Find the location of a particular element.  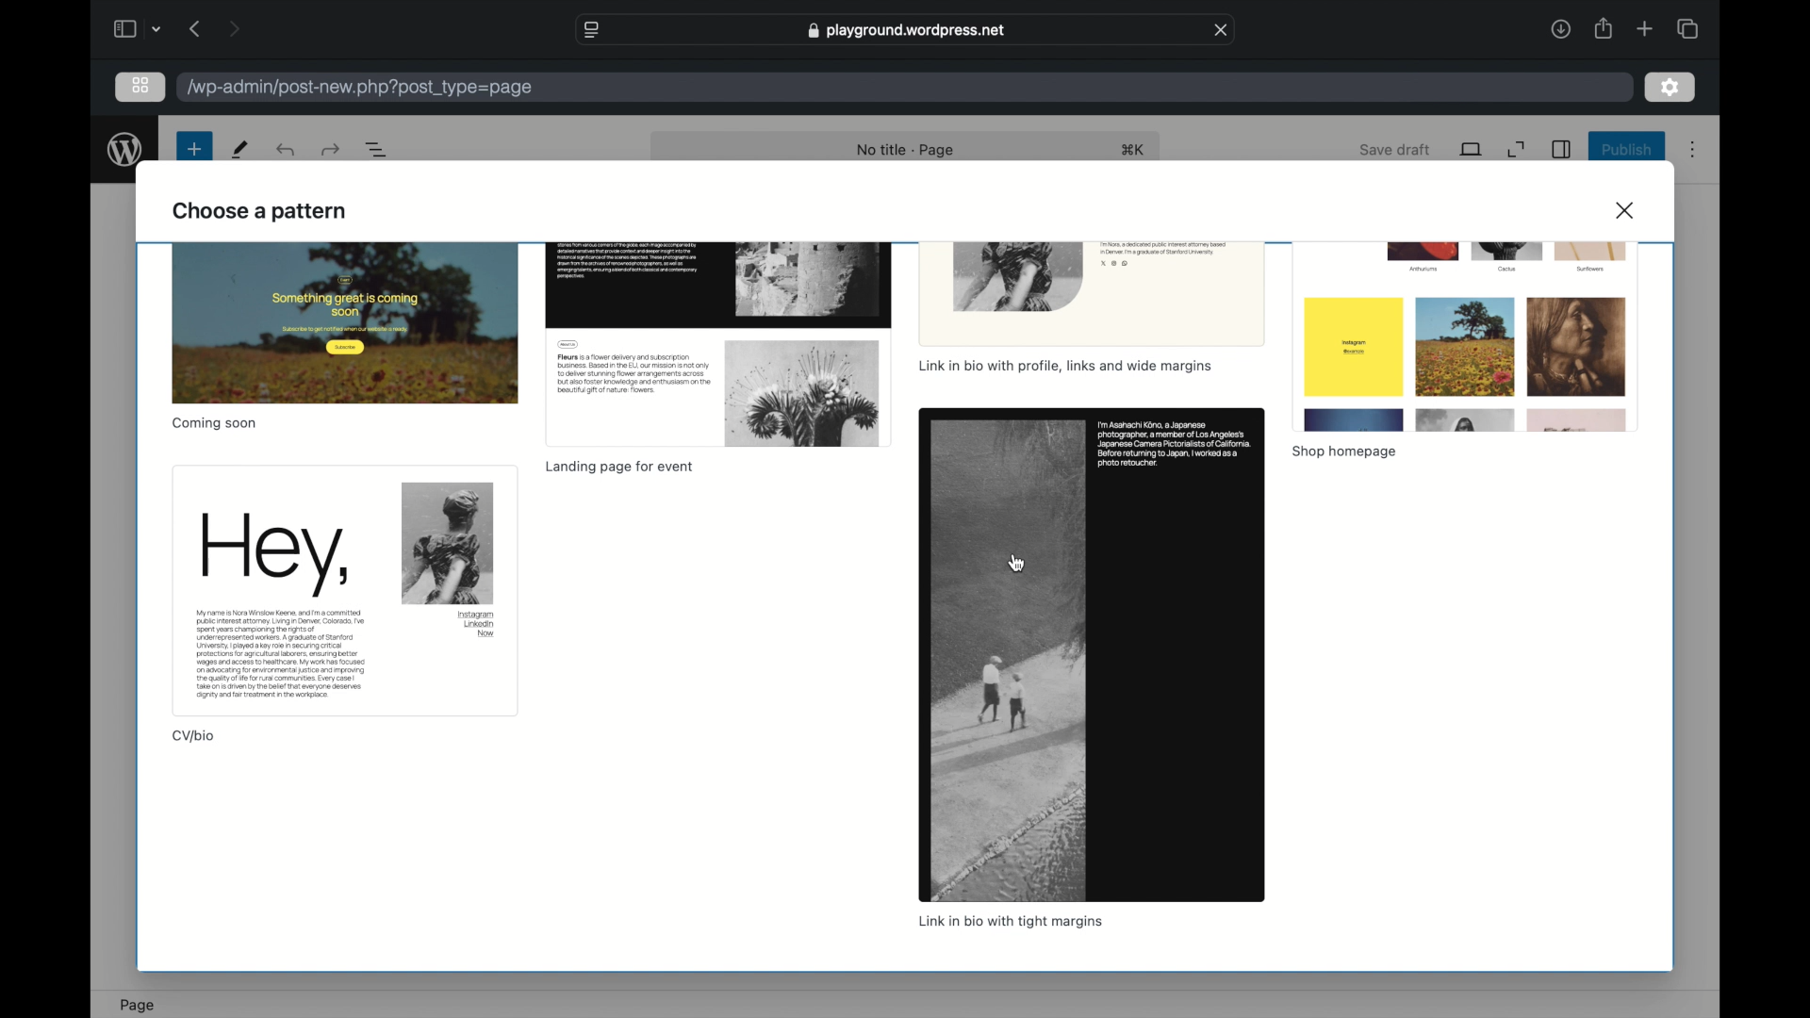

web address is located at coordinates (909, 30).